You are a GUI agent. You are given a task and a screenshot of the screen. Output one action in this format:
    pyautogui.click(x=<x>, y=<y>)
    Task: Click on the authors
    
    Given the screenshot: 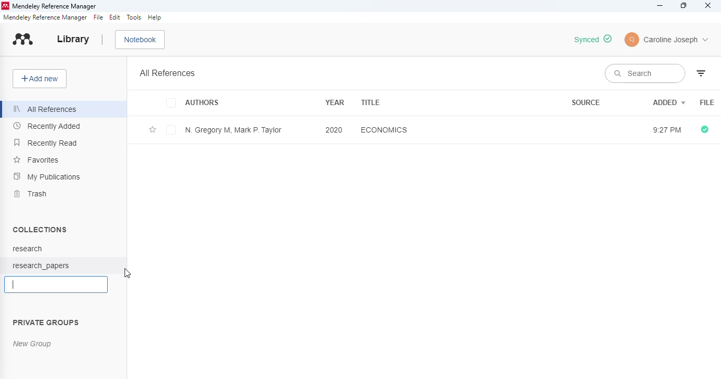 What is the action you would take?
    pyautogui.click(x=203, y=103)
    